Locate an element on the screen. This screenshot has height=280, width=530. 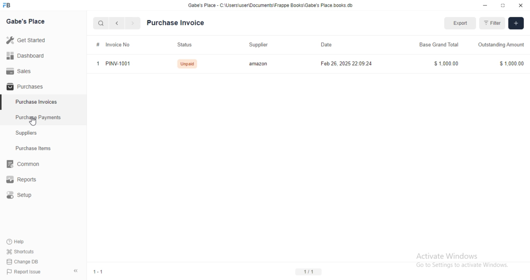
selected is located at coordinates (3, 104).